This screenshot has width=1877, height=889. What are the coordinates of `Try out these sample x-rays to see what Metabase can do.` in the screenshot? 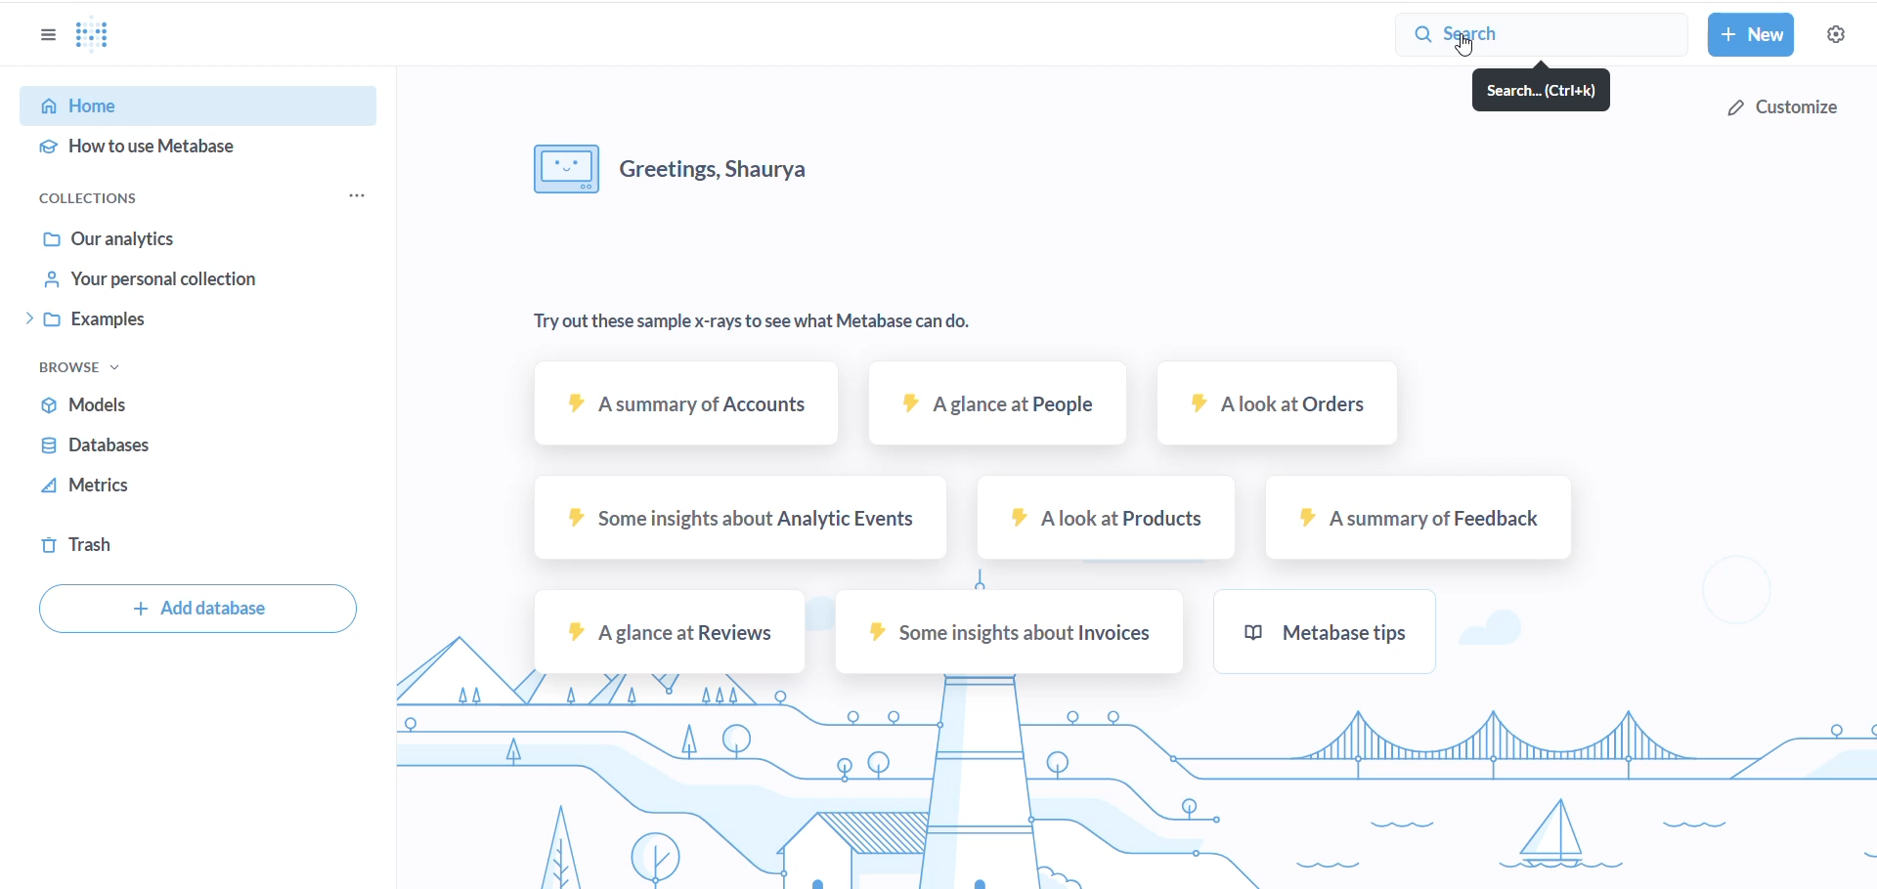 It's located at (808, 316).